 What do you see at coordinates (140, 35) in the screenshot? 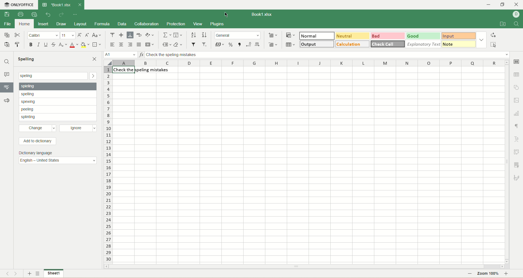
I see `wrap text` at bounding box center [140, 35].